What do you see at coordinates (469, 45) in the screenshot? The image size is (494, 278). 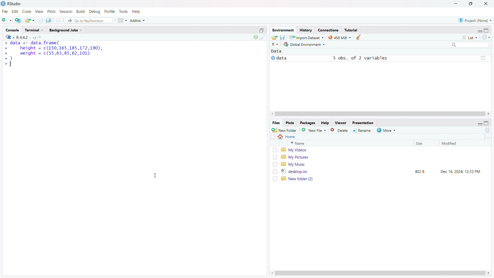 I see `search` at bounding box center [469, 45].